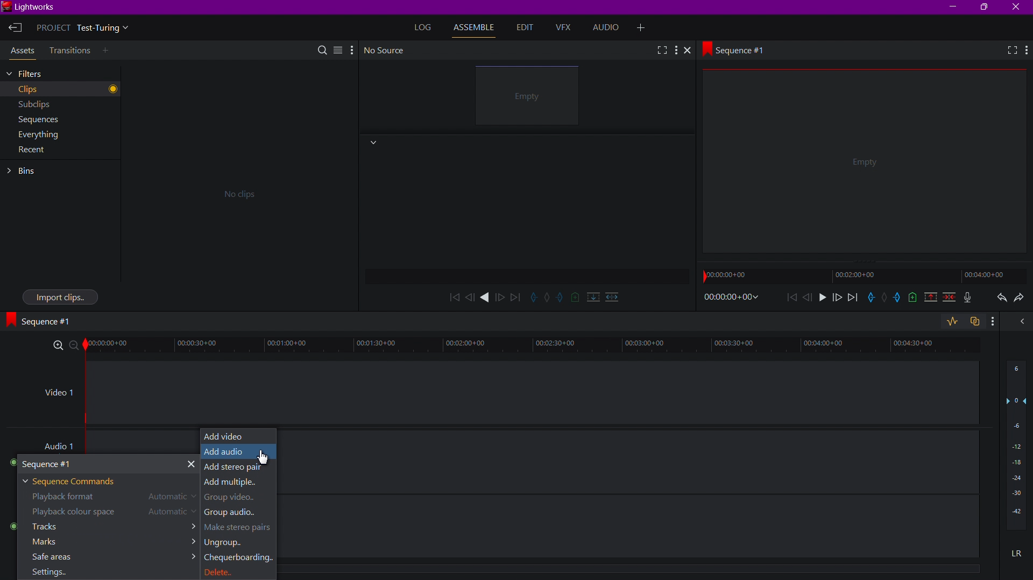 Image resolution: width=1033 pixels, height=580 pixels. Describe the element at coordinates (1014, 556) in the screenshot. I see `LR` at that location.